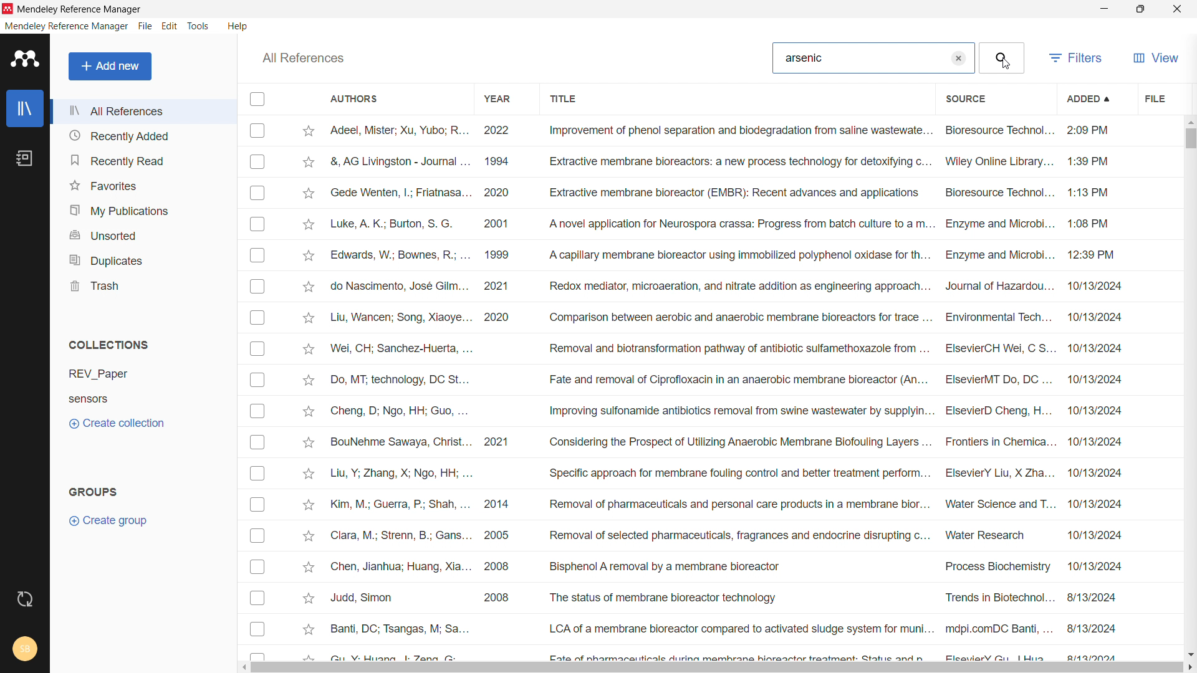 Image resolution: width=1197 pixels, height=673 pixels. I want to click on Add to favorites, so click(307, 566).